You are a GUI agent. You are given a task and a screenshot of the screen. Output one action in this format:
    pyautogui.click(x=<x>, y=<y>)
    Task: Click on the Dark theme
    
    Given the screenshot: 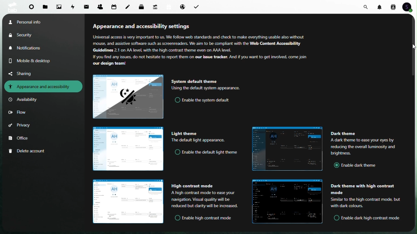 What is the action you would take?
    pyautogui.click(x=343, y=134)
    